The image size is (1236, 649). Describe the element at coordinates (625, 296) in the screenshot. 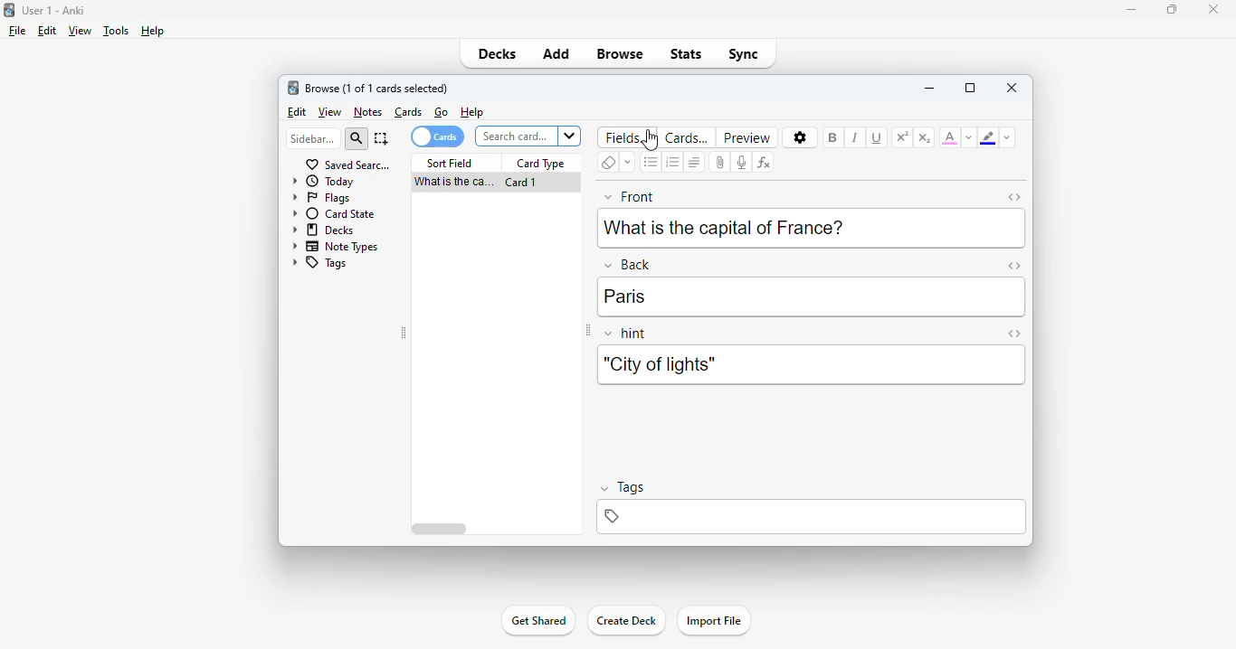

I see `paris` at that location.